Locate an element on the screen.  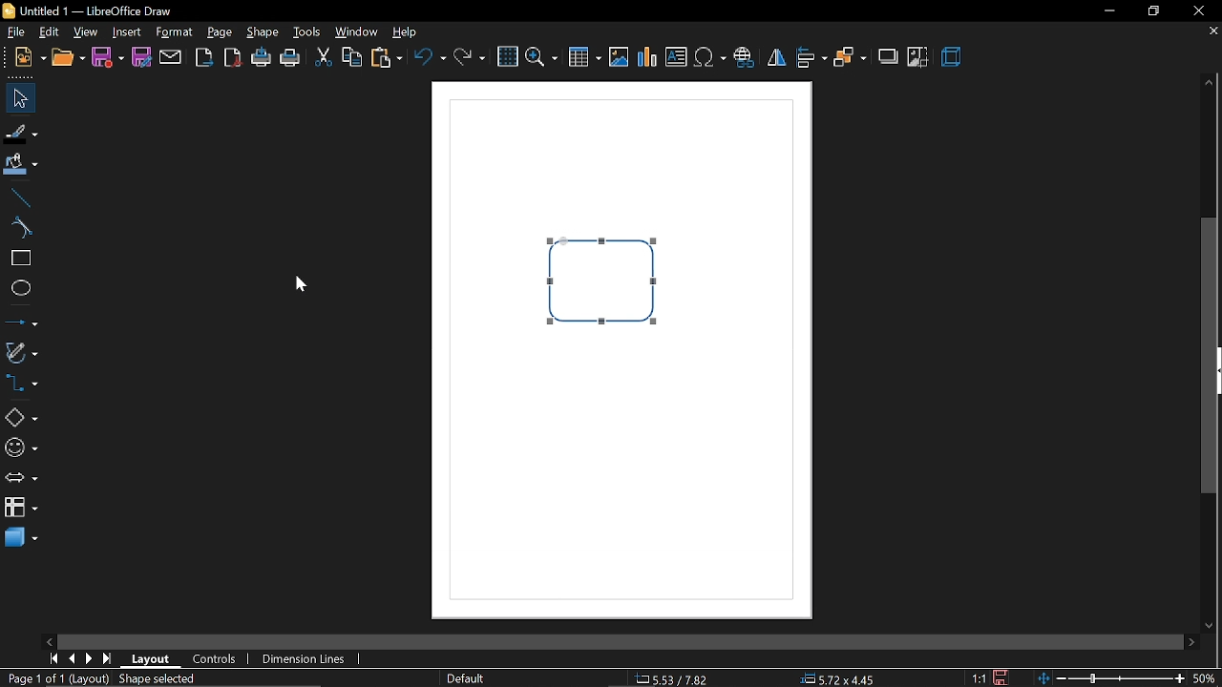
move down is located at coordinates (1212, 627).